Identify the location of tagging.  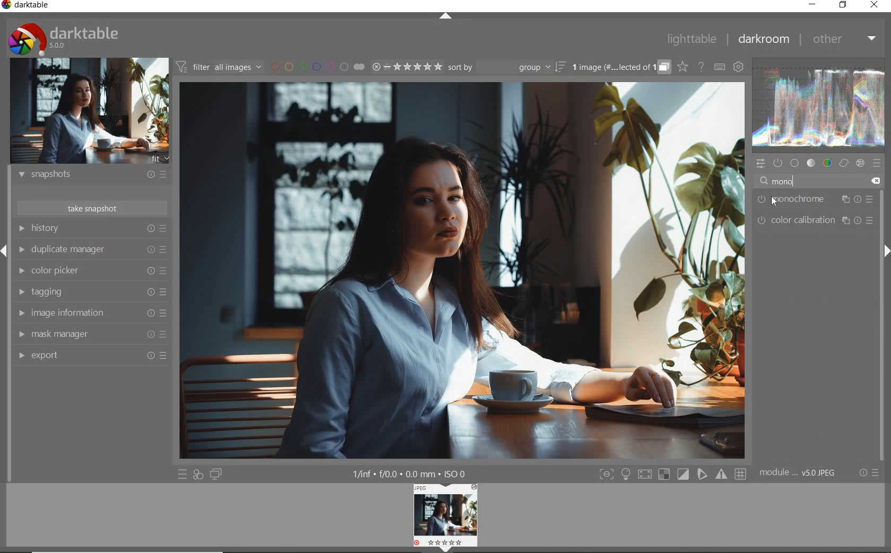
(90, 291).